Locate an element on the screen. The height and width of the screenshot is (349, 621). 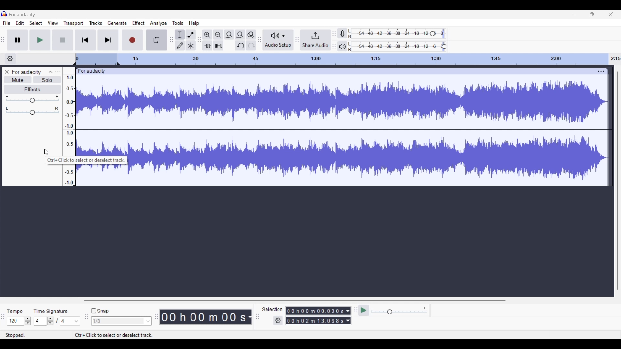
Skip/Select to end is located at coordinates (108, 40).